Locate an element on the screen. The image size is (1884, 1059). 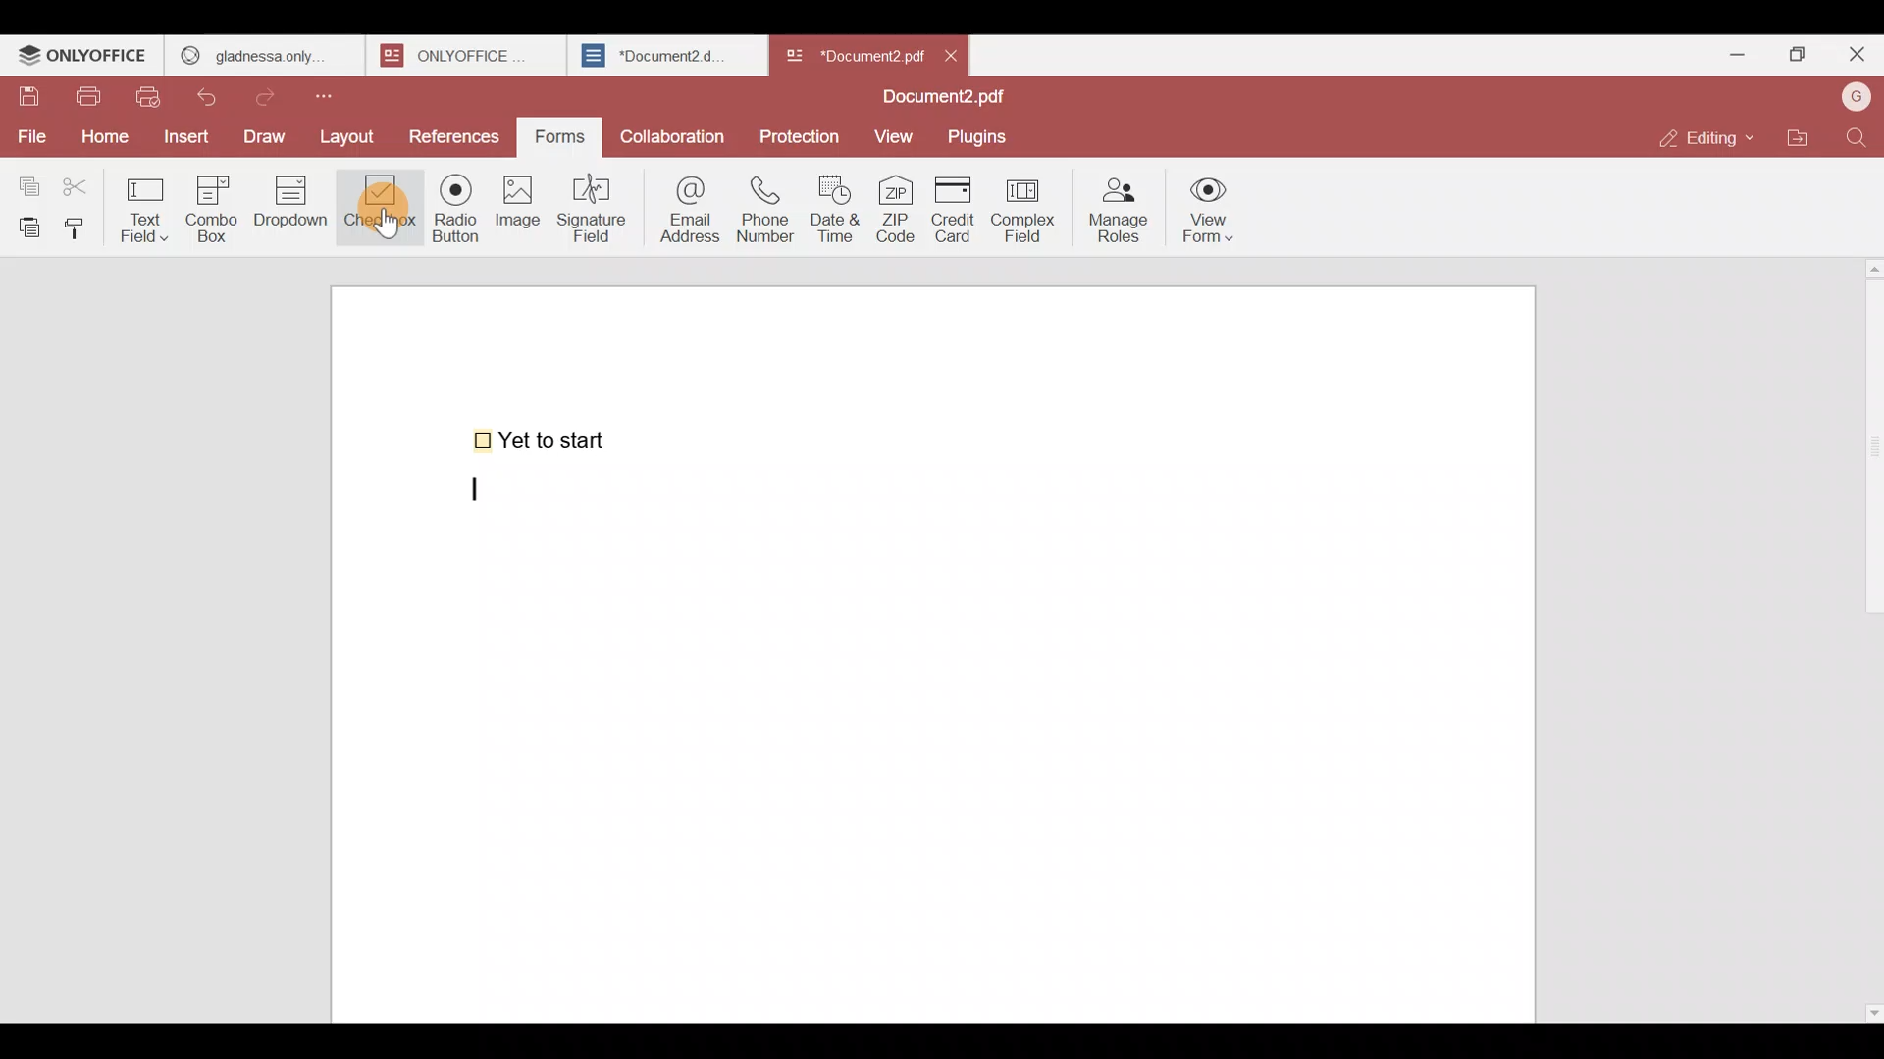
Collaboration is located at coordinates (674, 131).